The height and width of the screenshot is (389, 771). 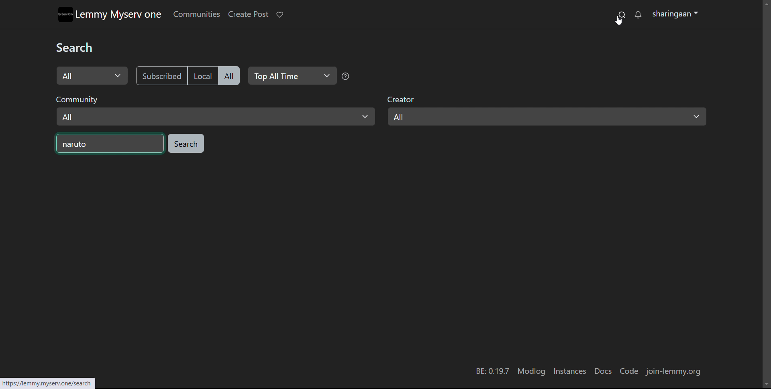 What do you see at coordinates (214, 109) in the screenshot?
I see `select community` at bounding box center [214, 109].